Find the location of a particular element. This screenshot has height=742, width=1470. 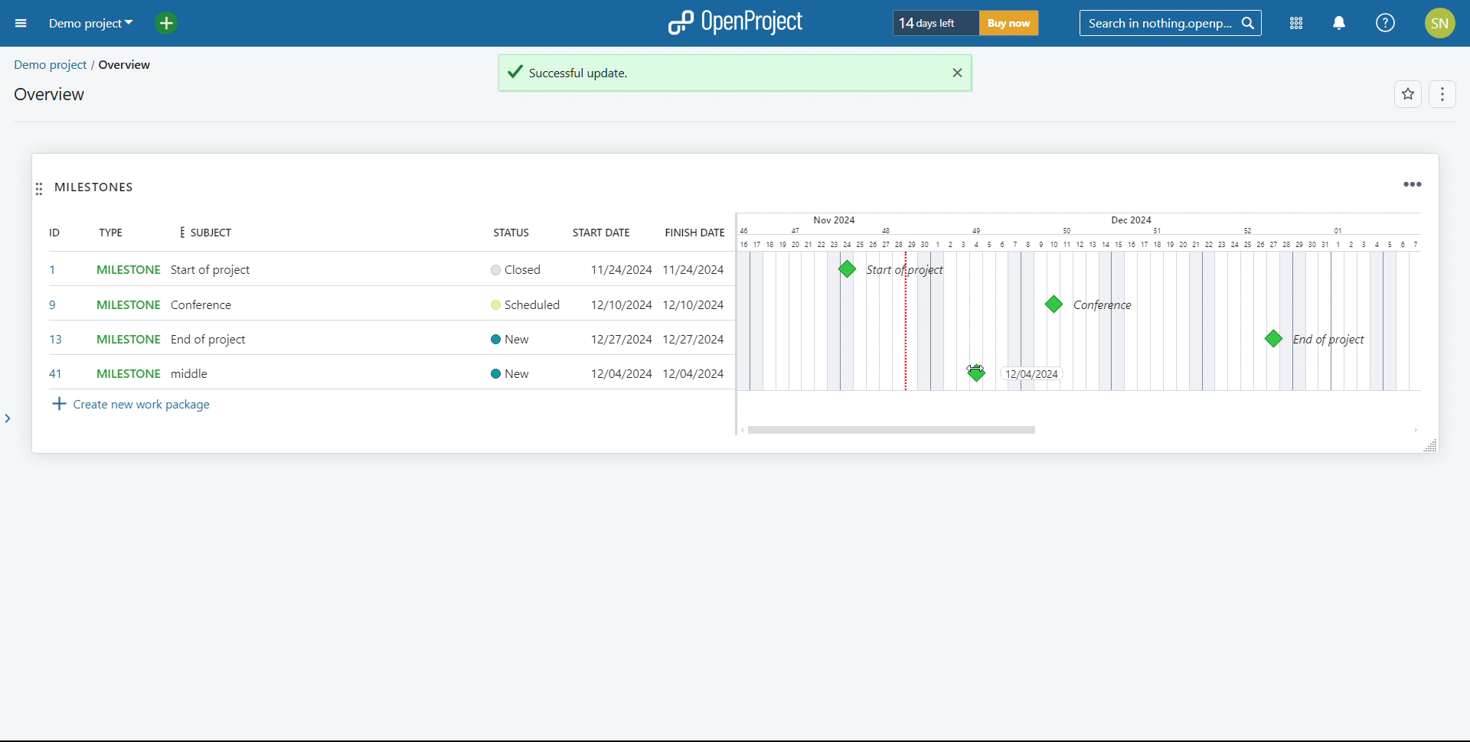

id is located at coordinates (54, 232).